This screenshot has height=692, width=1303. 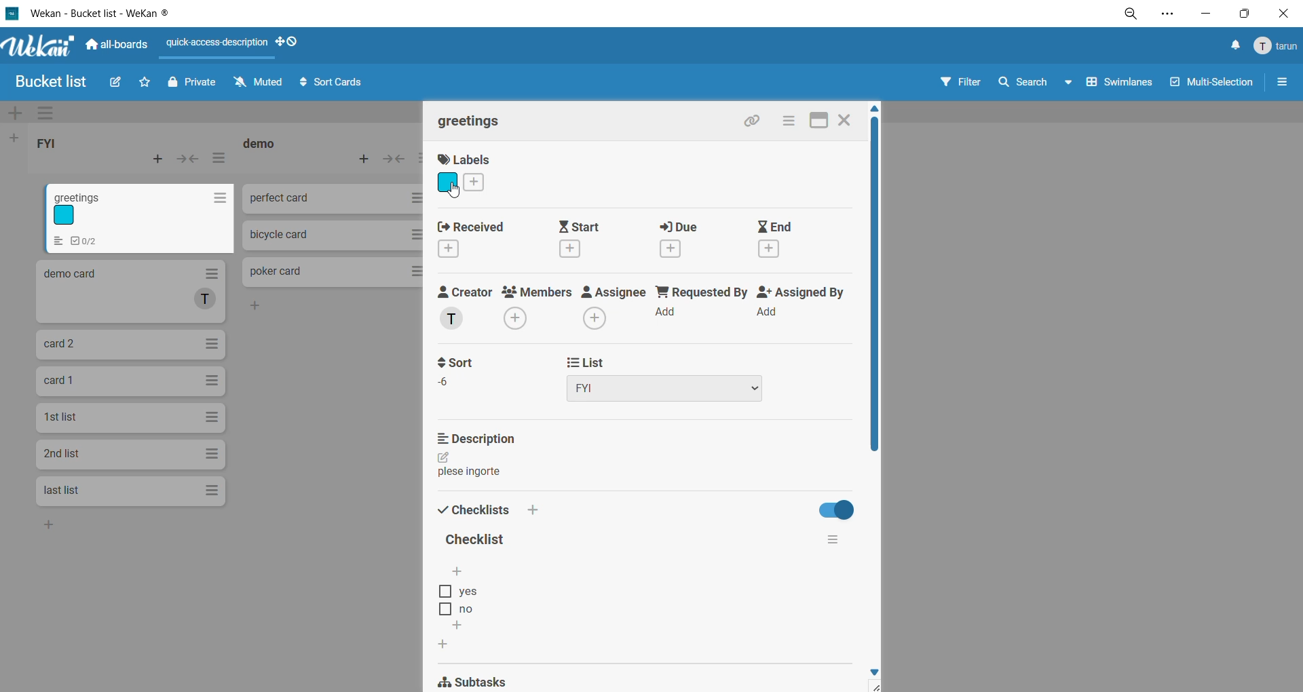 What do you see at coordinates (140, 218) in the screenshot?
I see `Greetings` at bounding box center [140, 218].